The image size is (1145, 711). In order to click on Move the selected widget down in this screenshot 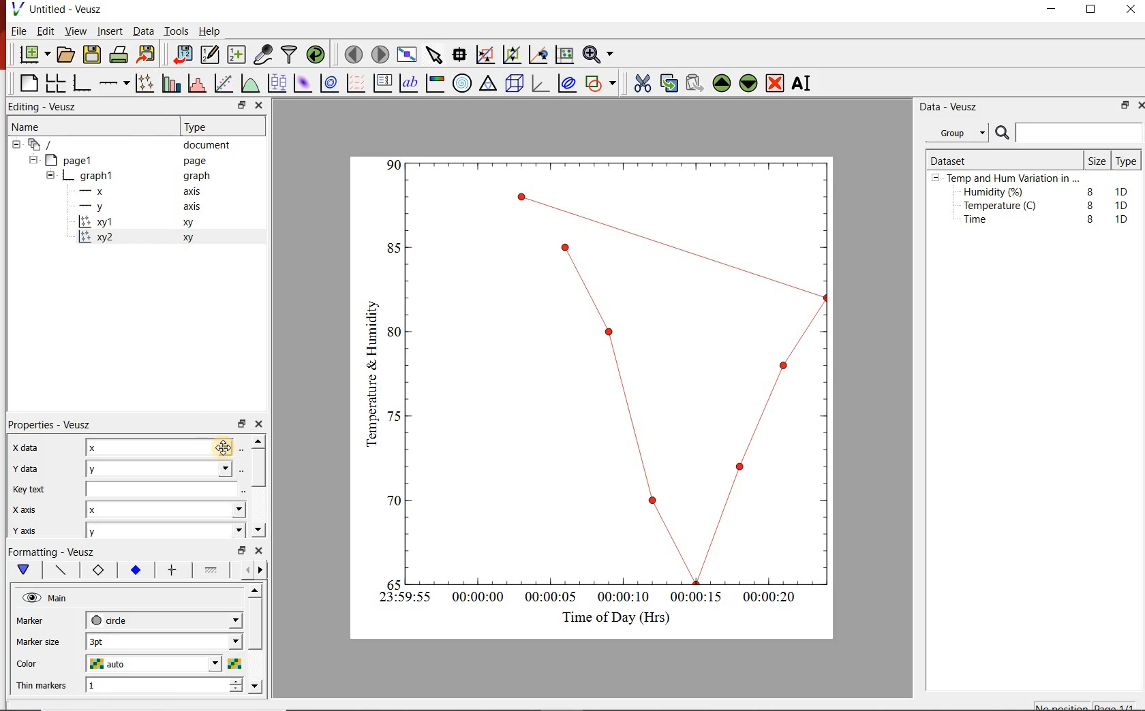, I will do `click(750, 83)`.